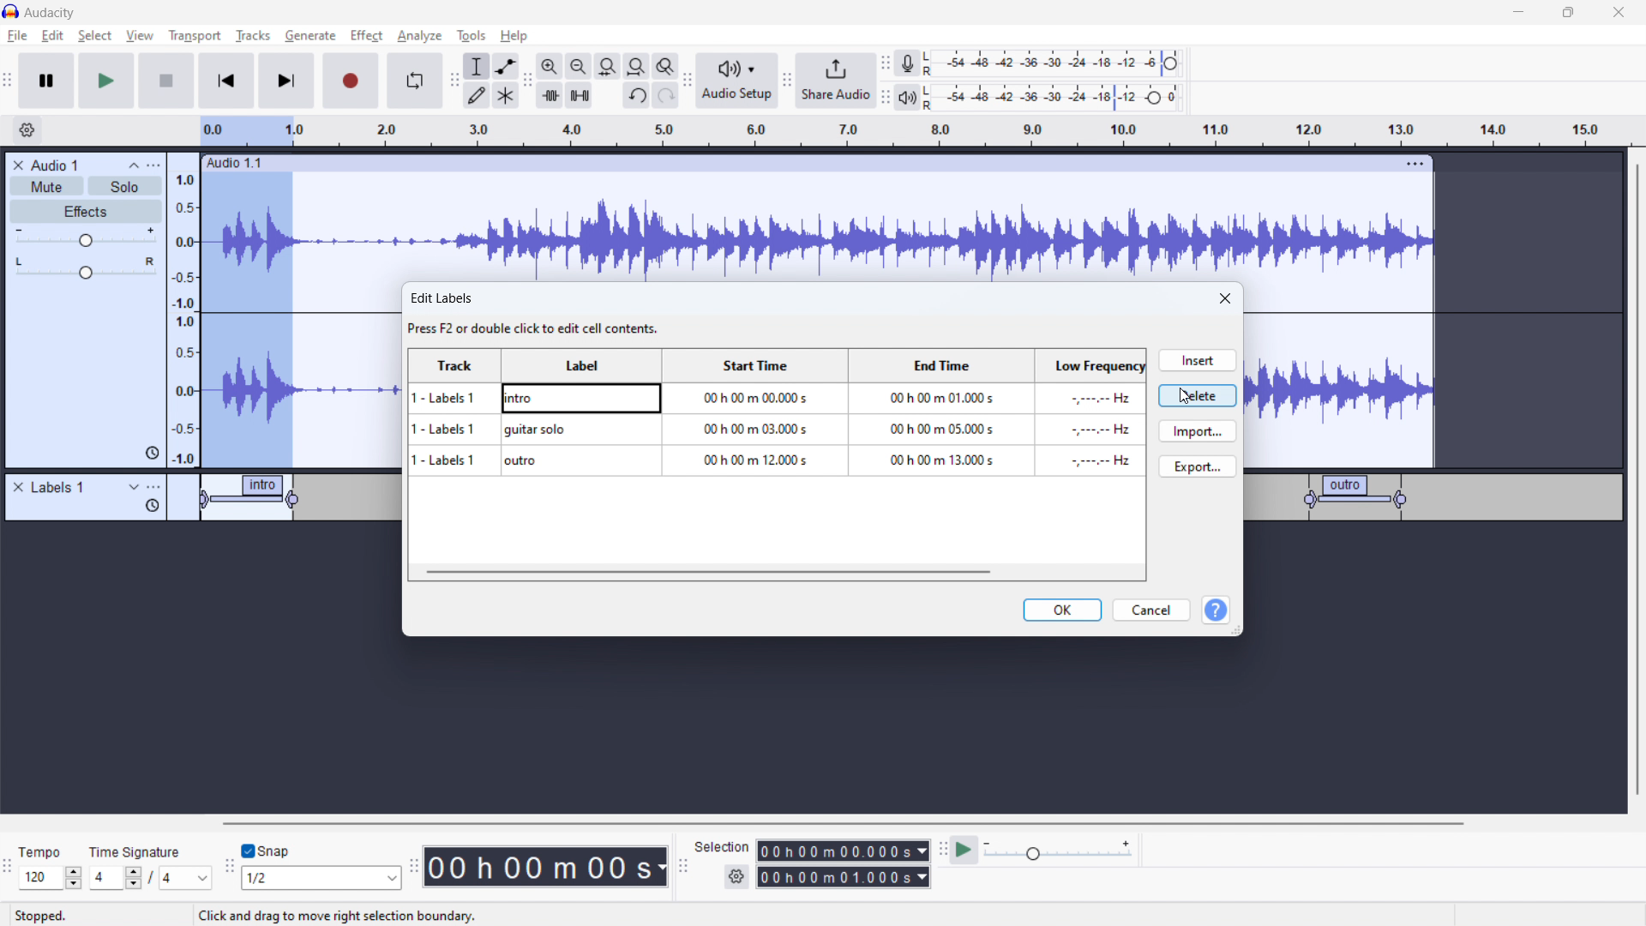 This screenshot has width=1646, height=926. I want to click on skip to the starting, so click(225, 81).